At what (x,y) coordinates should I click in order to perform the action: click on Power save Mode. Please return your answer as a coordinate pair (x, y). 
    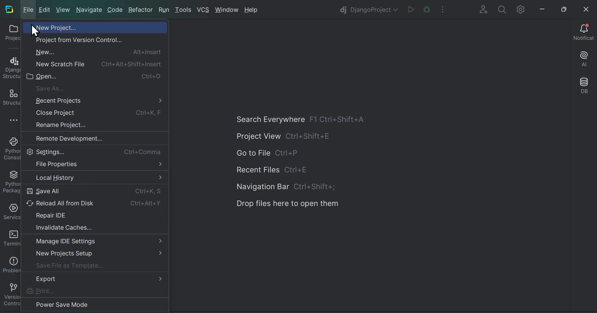
    Looking at the image, I should click on (64, 304).